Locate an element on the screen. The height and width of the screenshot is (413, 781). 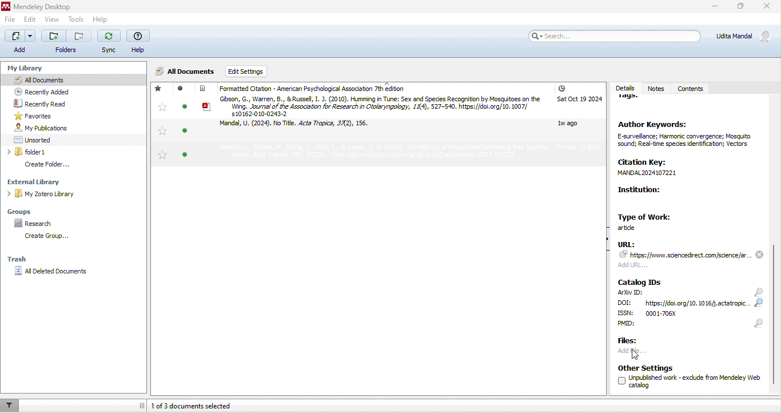
tags is located at coordinates (633, 101).